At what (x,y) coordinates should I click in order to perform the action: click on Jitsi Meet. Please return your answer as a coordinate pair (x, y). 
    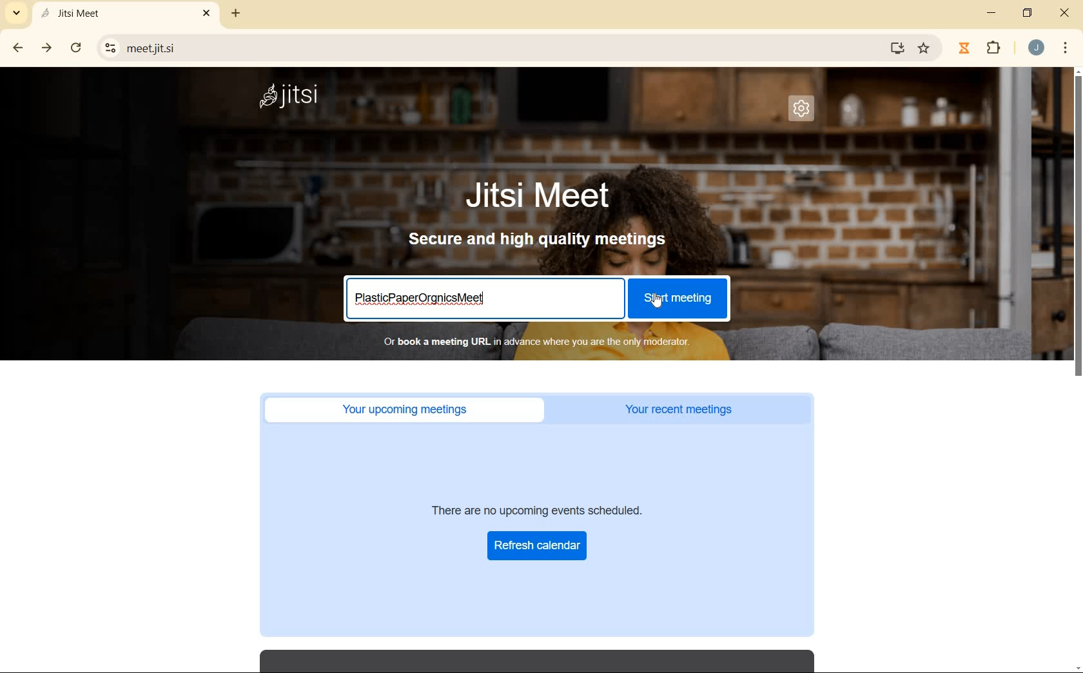
    Looking at the image, I should click on (539, 196).